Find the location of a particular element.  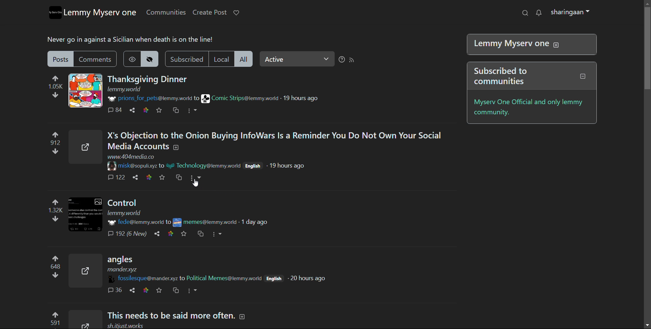

scrollbar is located at coordinates (648, 48).